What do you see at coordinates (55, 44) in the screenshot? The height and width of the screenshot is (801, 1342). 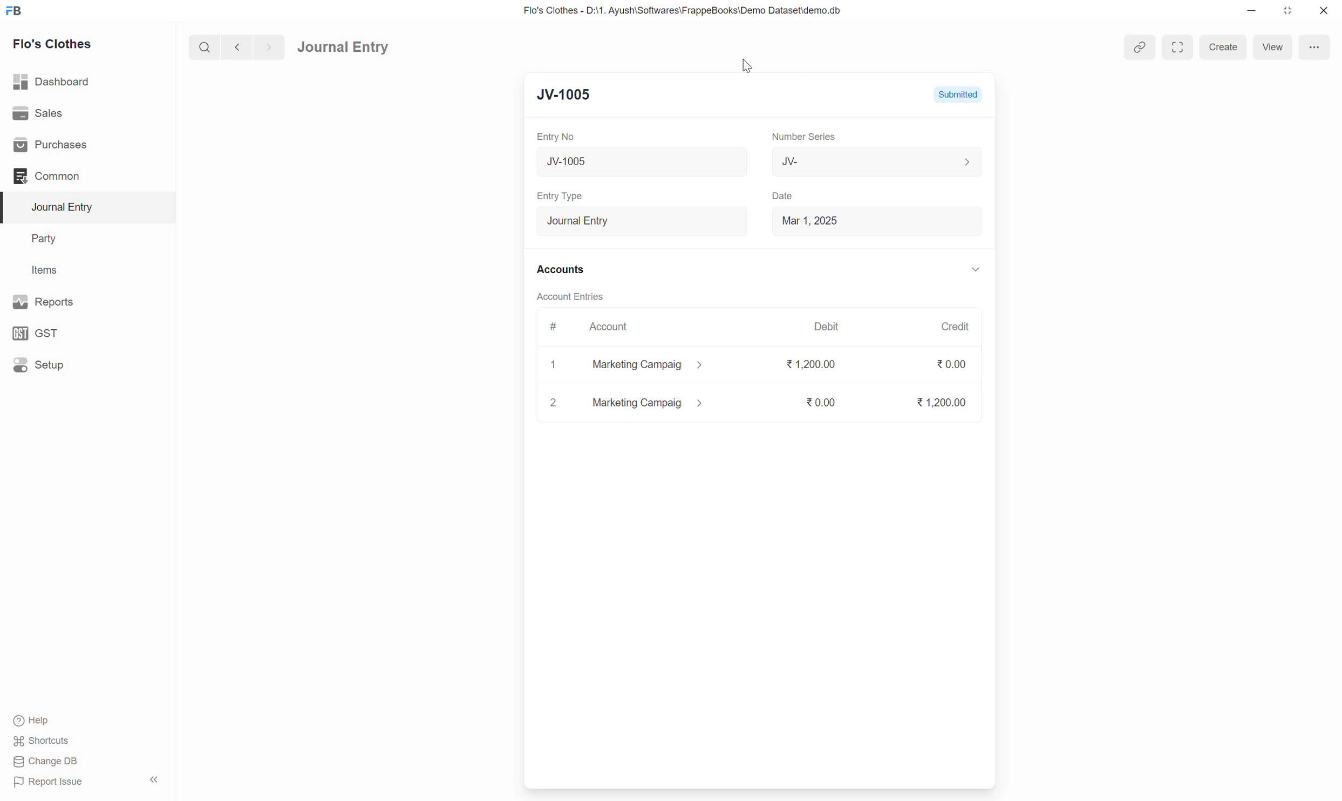 I see `Flo's Clothes` at bounding box center [55, 44].